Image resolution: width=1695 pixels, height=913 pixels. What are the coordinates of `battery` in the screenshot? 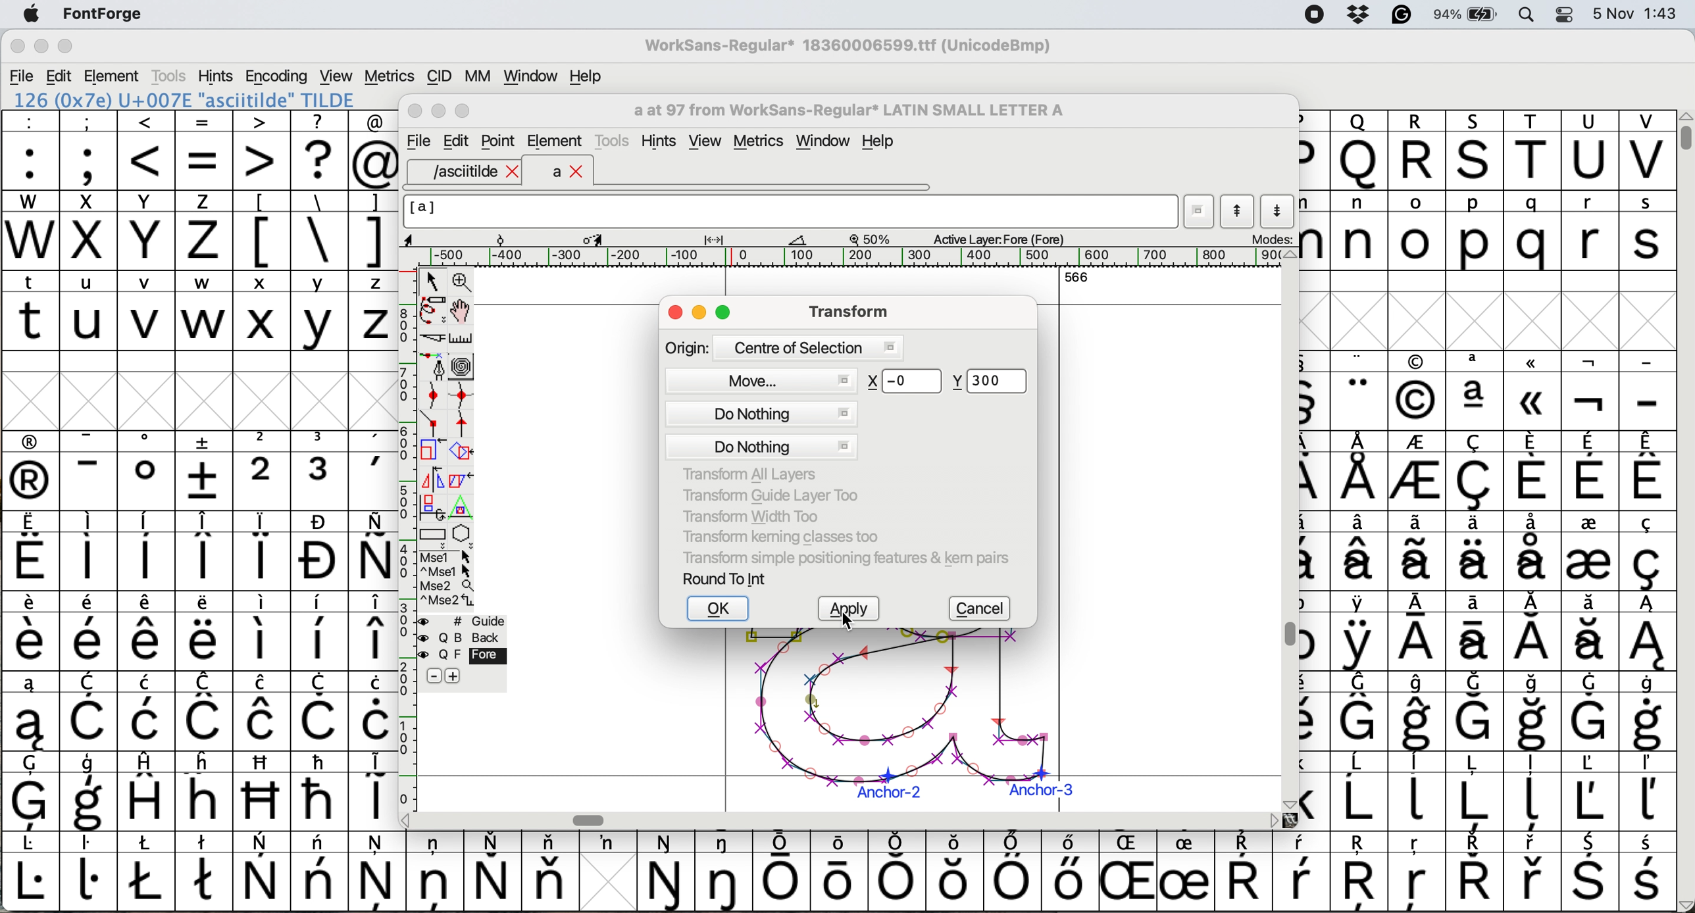 It's located at (1471, 14).